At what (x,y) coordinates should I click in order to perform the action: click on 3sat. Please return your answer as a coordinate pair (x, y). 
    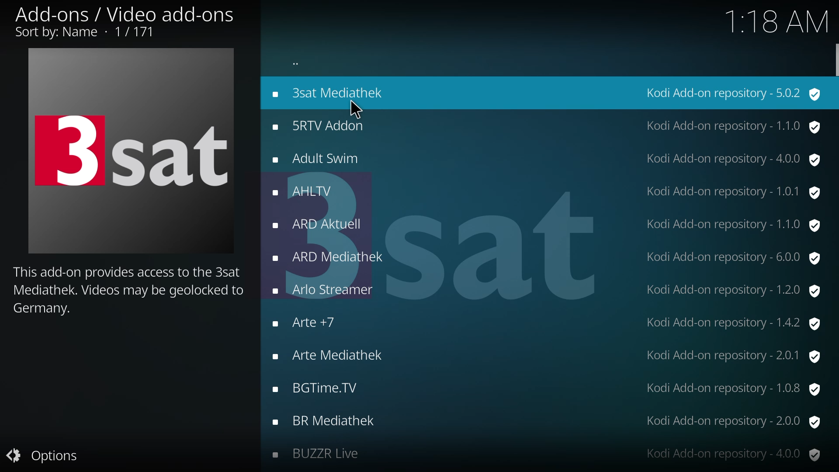
    Looking at the image, I should click on (134, 158).